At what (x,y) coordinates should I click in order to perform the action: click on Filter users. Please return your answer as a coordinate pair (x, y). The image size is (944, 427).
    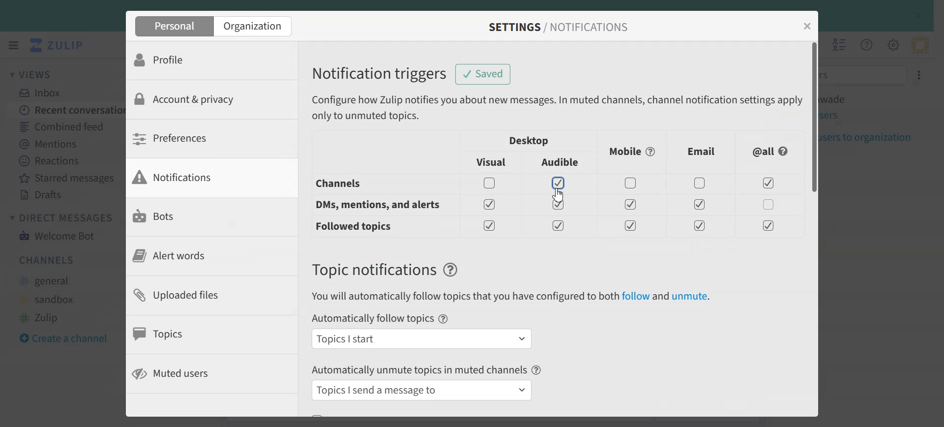
    Looking at the image, I should click on (865, 74).